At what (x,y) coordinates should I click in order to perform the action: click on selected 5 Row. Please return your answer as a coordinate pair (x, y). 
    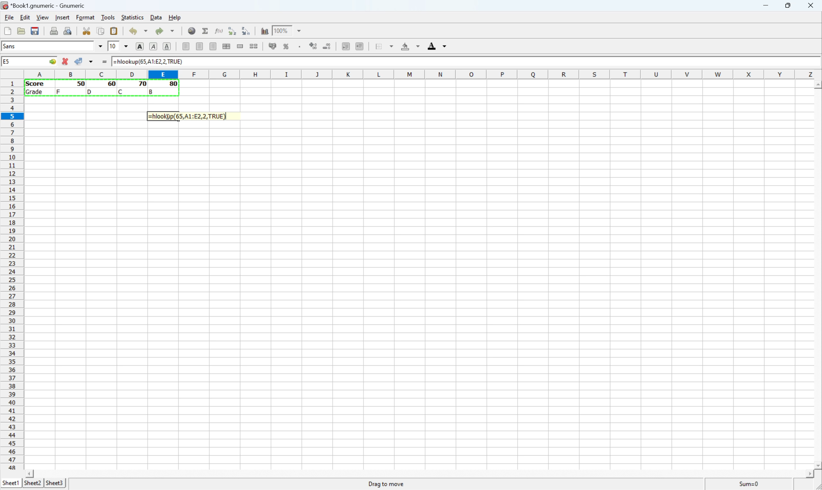
    Looking at the image, I should click on (12, 115).